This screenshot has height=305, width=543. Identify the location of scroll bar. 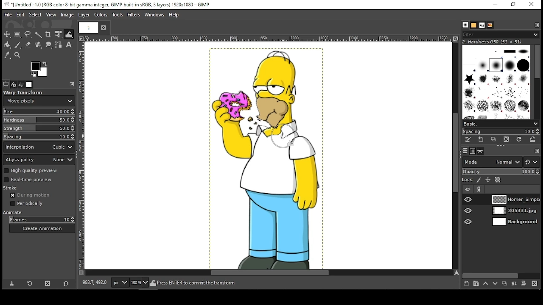
(456, 156).